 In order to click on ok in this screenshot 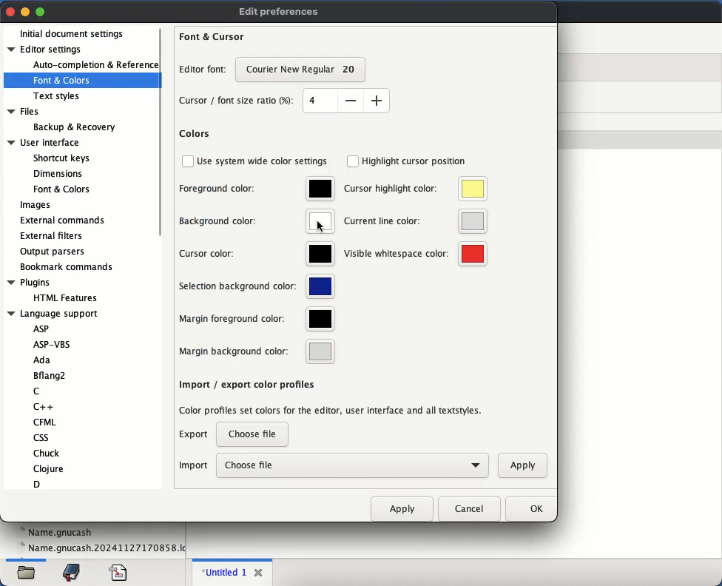, I will do `click(533, 508)`.